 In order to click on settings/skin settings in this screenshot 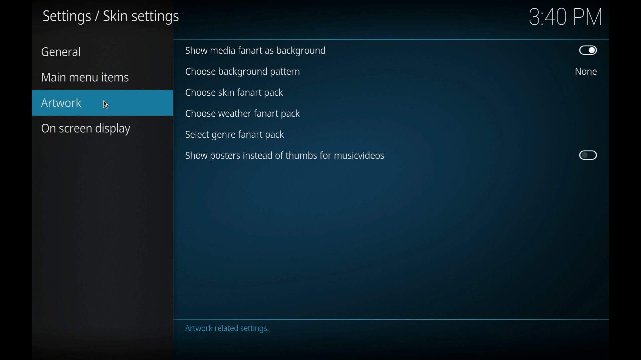, I will do `click(111, 18)`.